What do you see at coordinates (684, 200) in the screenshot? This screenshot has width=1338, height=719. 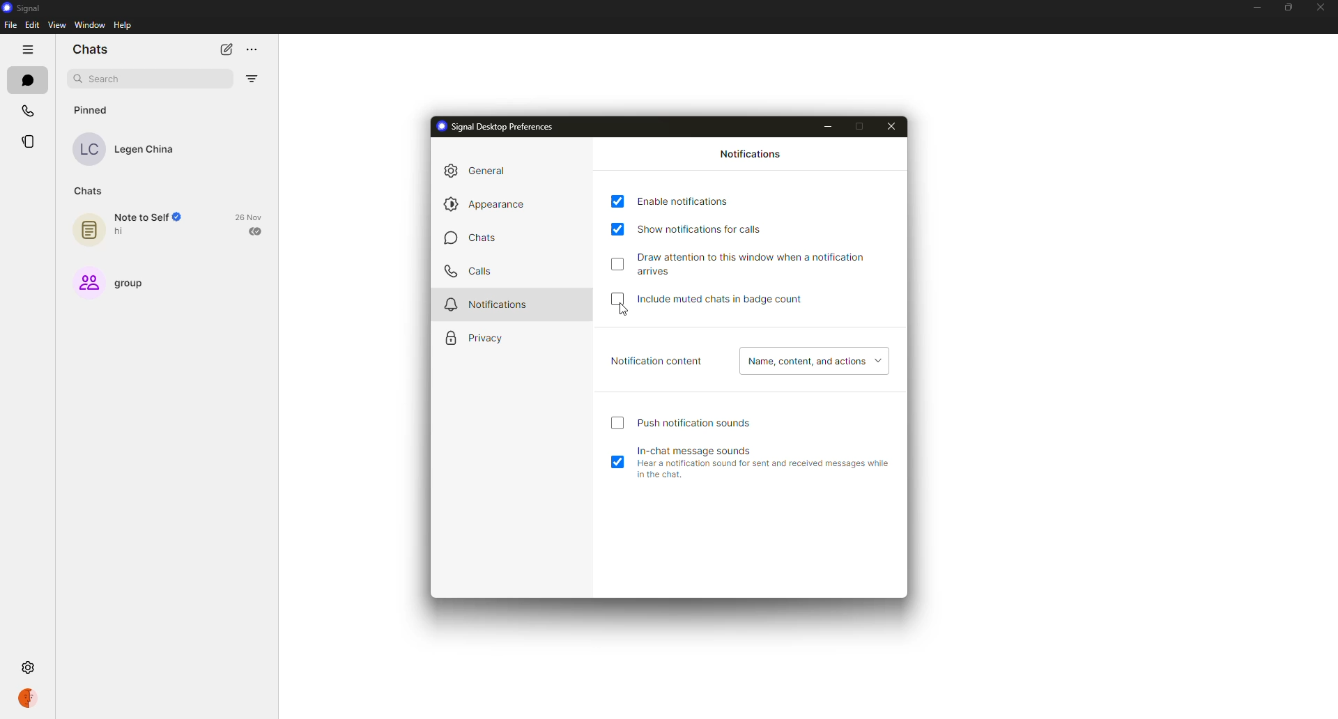 I see `enable notifications` at bounding box center [684, 200].